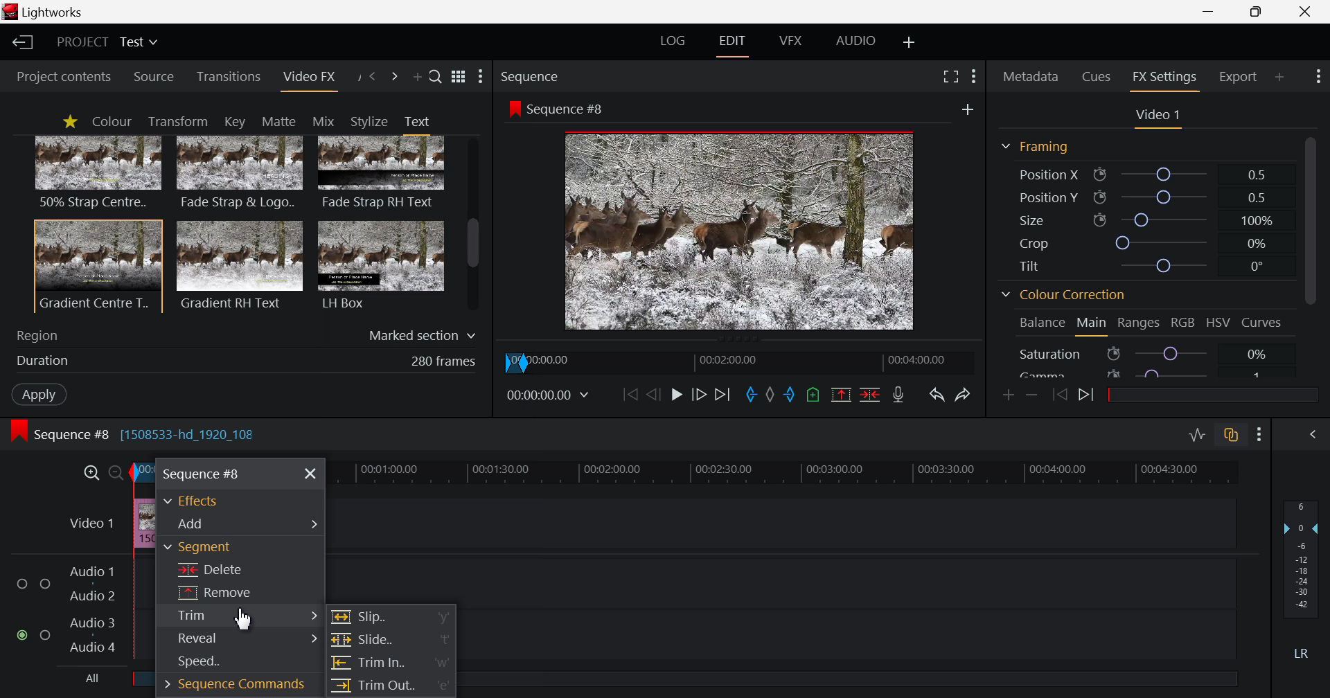  Describe the element at coordinates (735, 42) in the screenshot. I see `EDIT Layout` at that location.